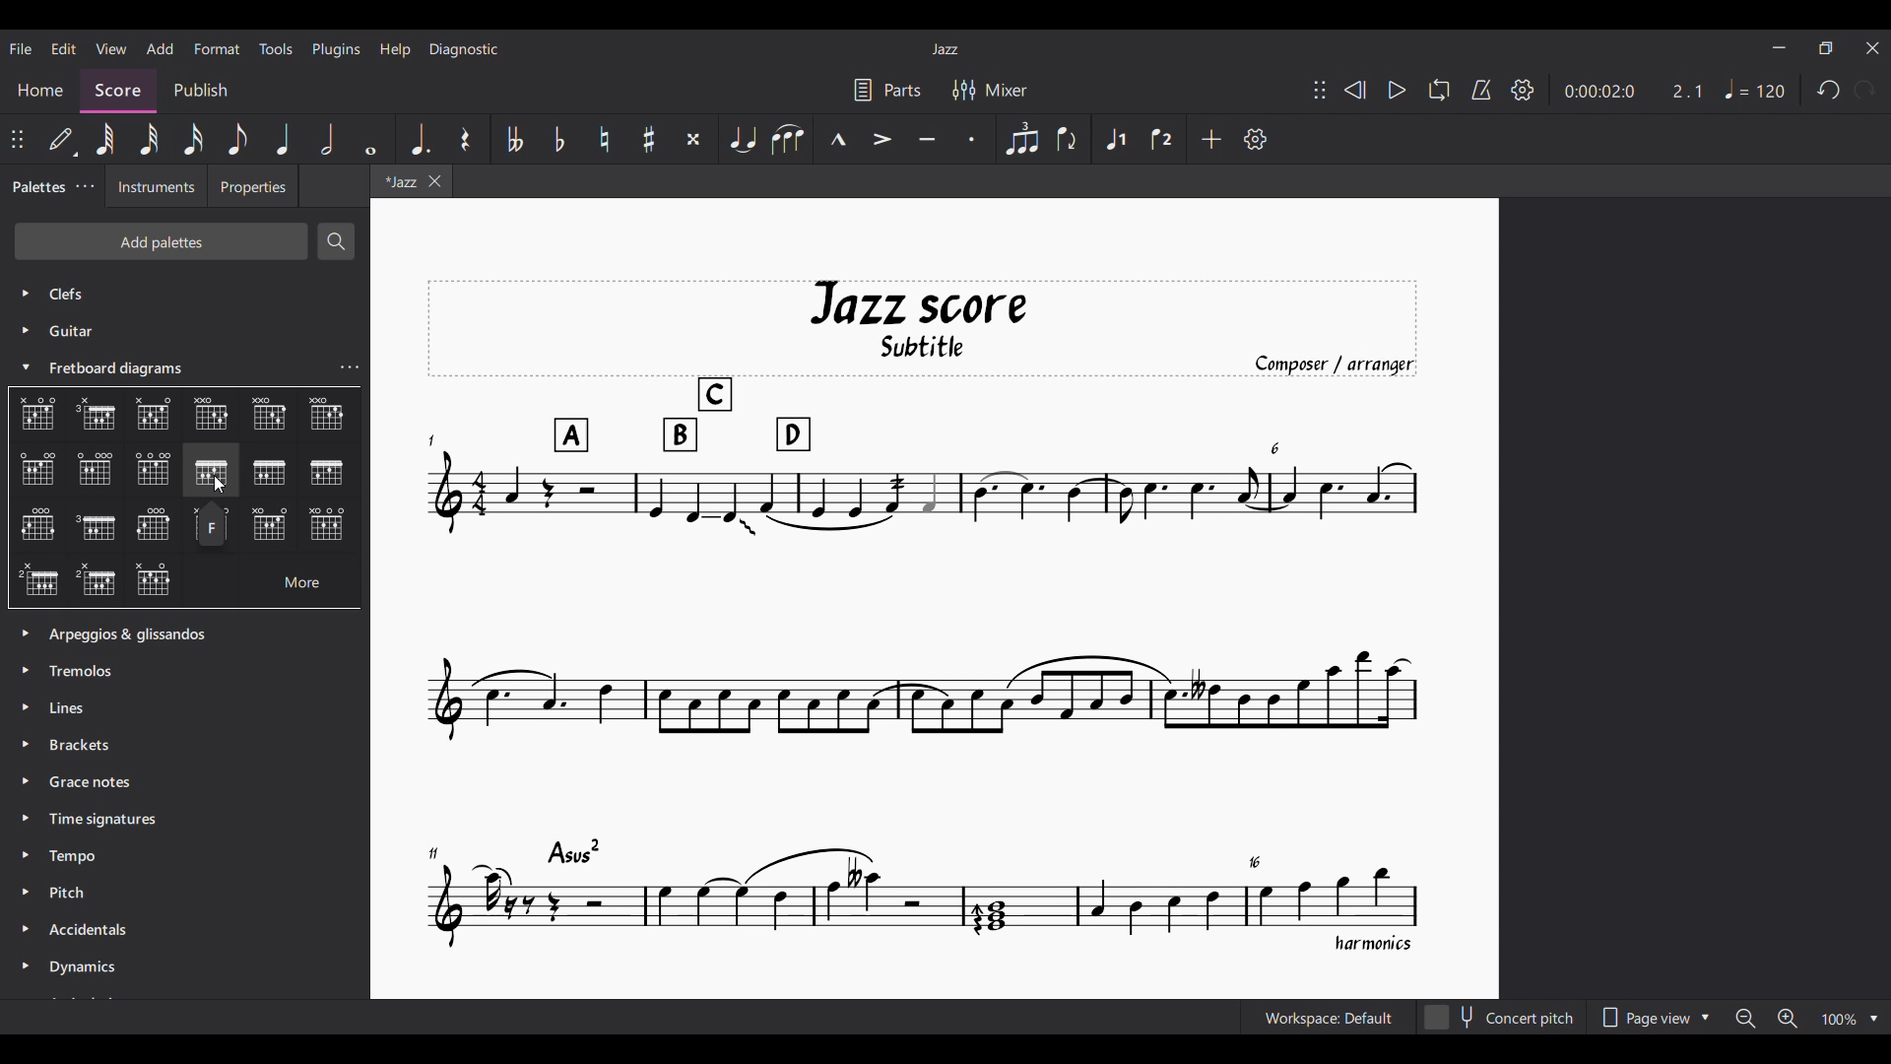 This screenshot has height=1064, width=1891. I want to click on 32nd note, so click(150, 139).